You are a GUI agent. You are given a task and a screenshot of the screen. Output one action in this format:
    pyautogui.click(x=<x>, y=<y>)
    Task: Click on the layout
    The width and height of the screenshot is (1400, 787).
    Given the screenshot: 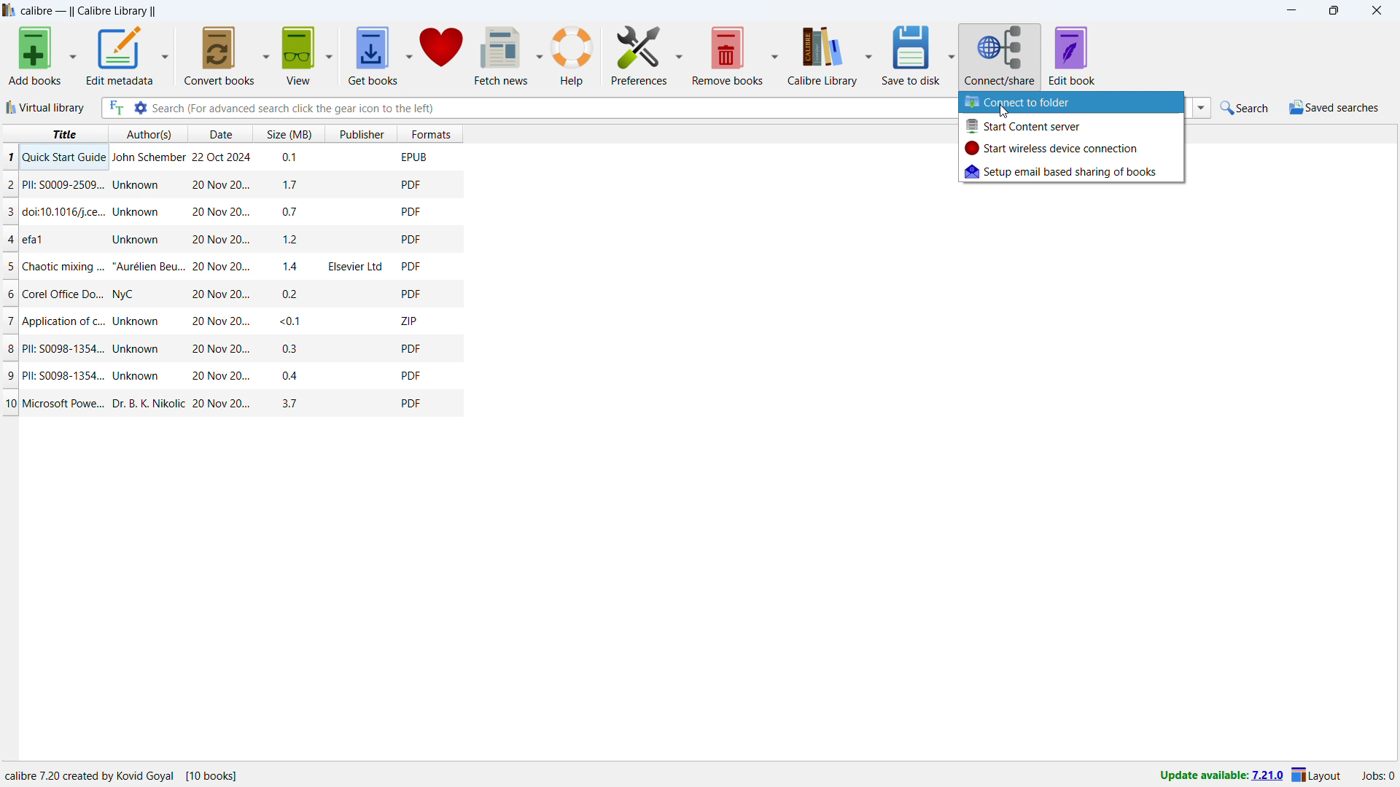 What is the action you would take?
    pyautogui.click(x=1318, y=776)
    